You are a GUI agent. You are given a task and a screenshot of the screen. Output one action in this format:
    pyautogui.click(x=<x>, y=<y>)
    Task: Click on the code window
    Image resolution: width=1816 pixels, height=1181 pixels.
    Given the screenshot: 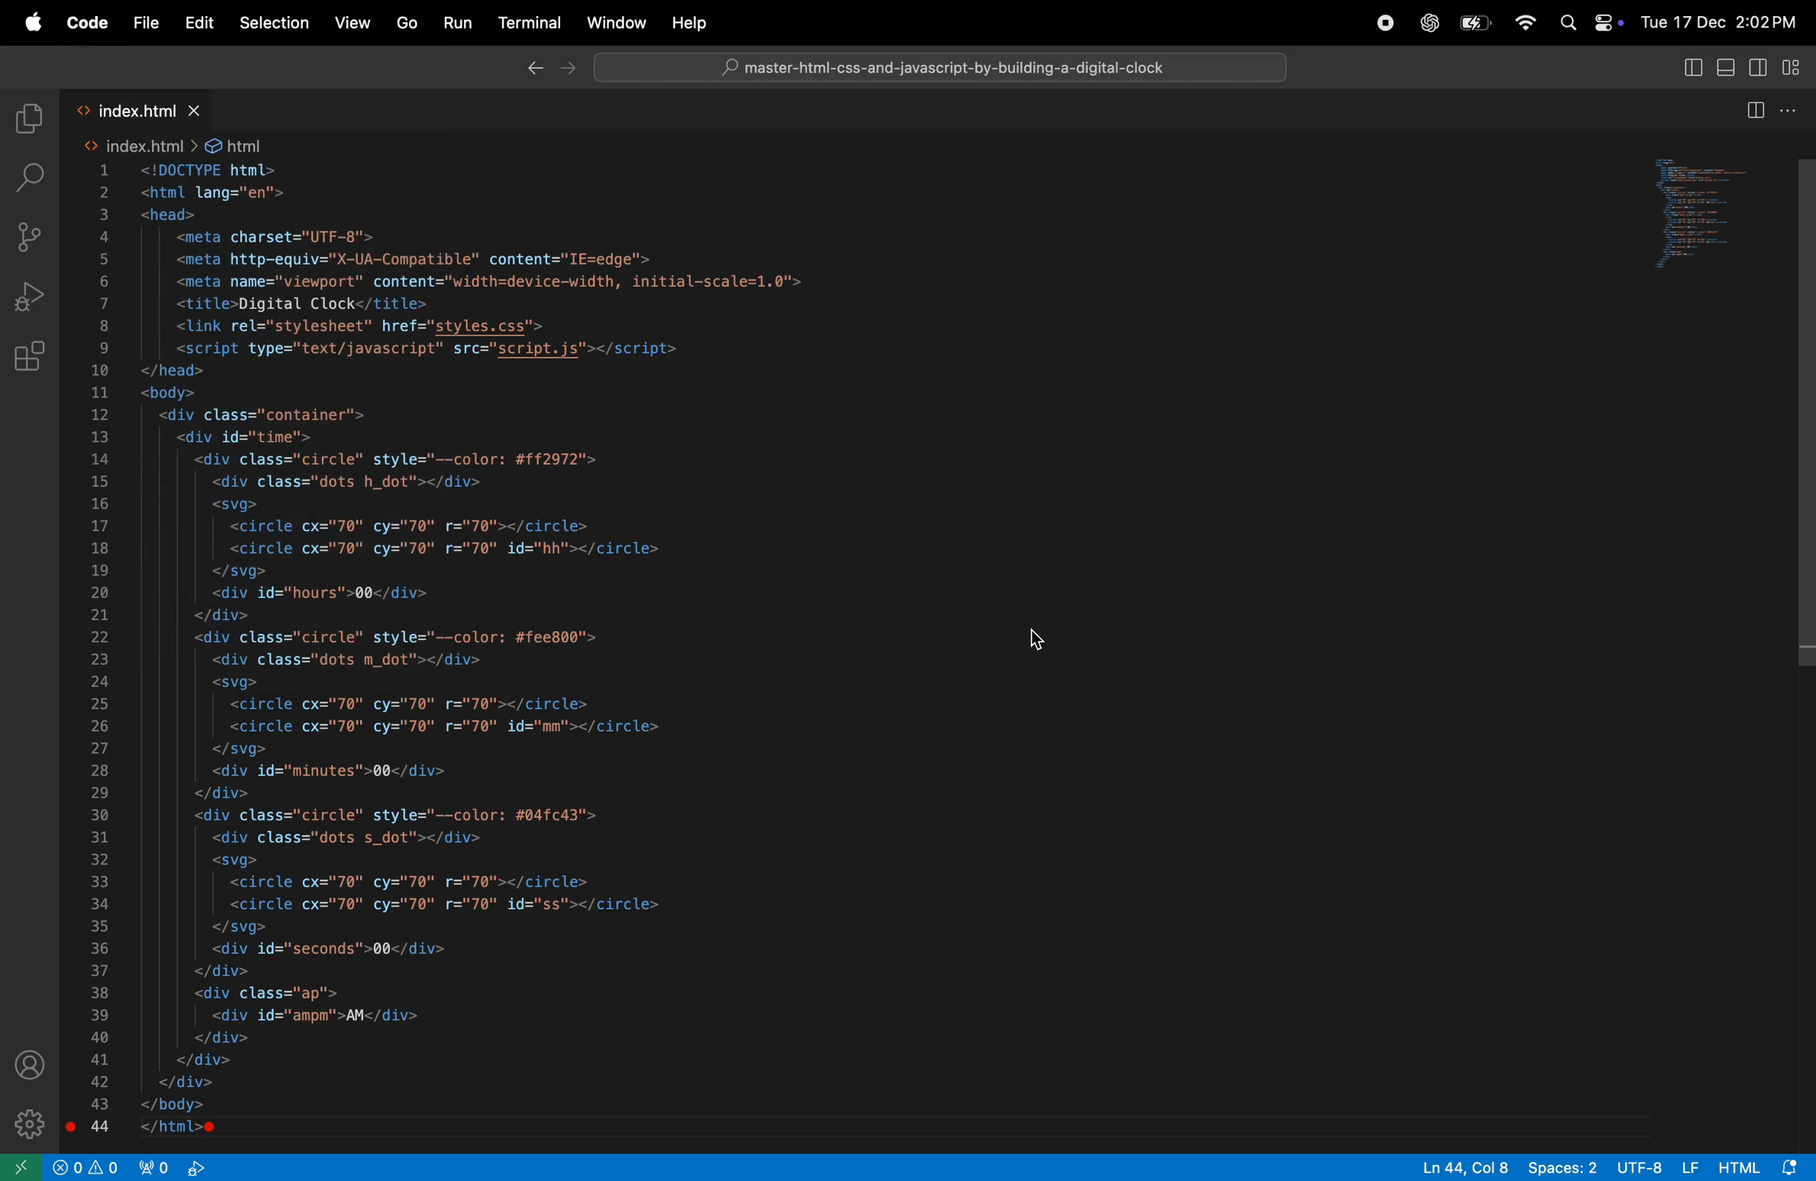 What is the action you would take?
    pyautogui.click(x=1696, y=217)
    